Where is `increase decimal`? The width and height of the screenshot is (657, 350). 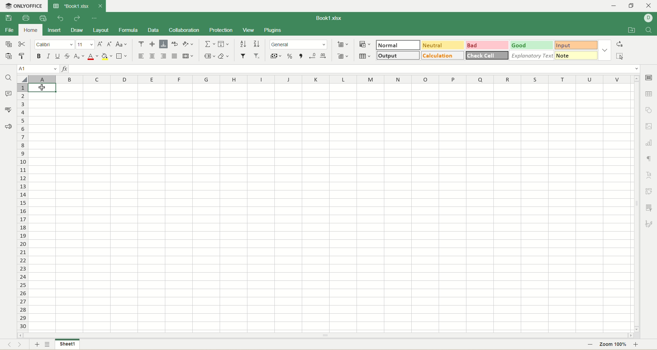
increase decimal is located at coordinates (323, 55).